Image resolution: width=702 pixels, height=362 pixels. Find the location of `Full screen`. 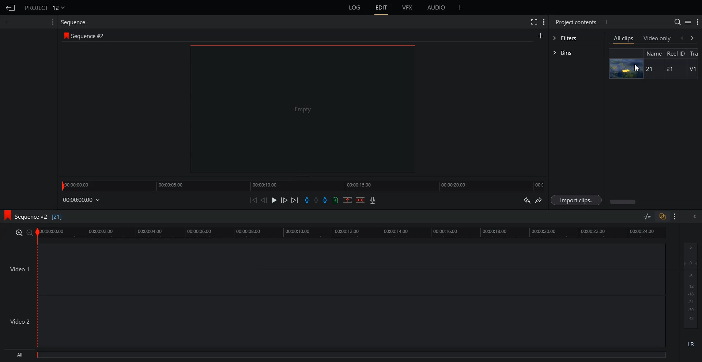

Full screen is located at coordinates (533, 22).